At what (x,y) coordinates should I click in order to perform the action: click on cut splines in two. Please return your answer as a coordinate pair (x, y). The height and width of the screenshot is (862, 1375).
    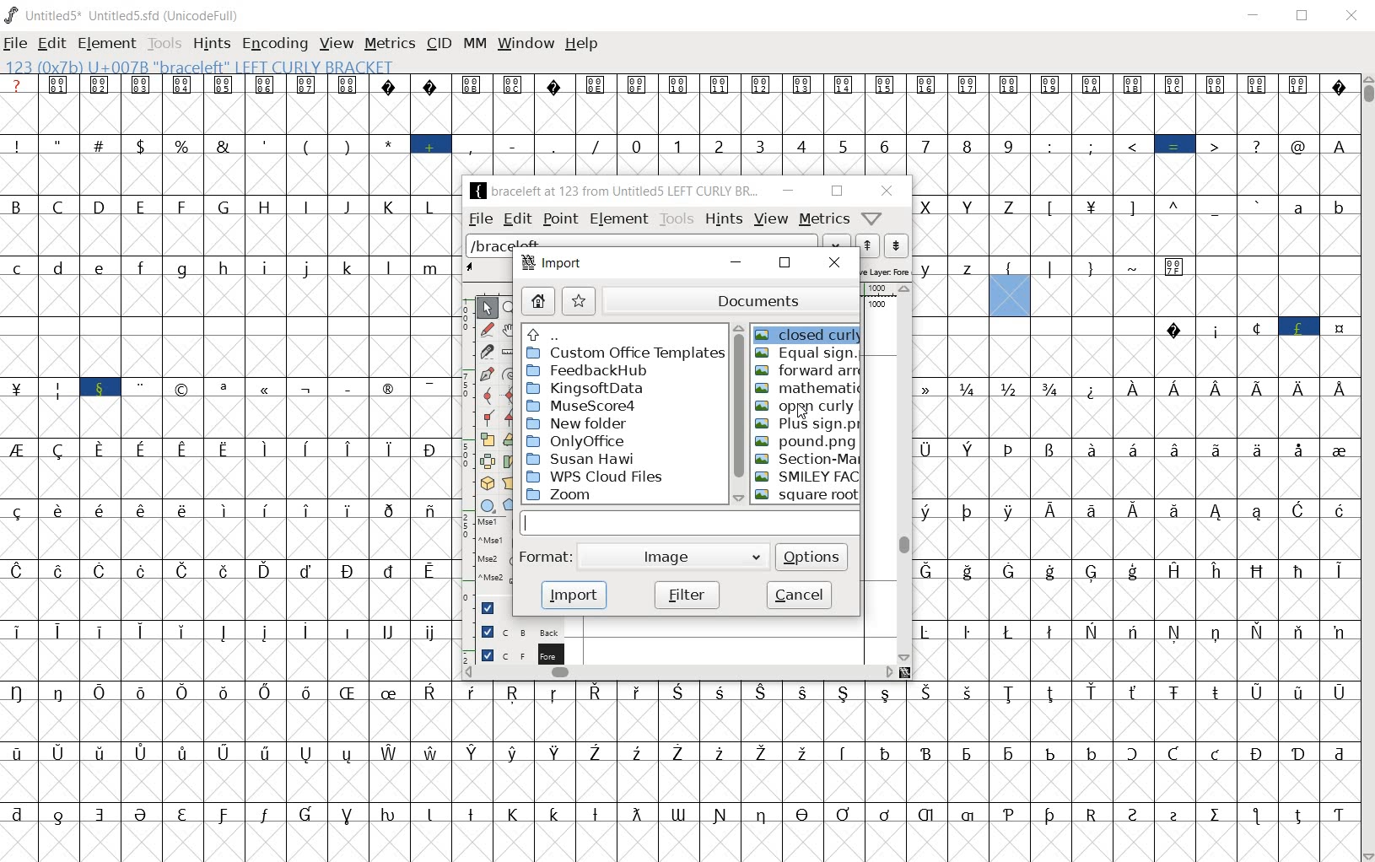
    Looking at the image, I should click on (484, 351).